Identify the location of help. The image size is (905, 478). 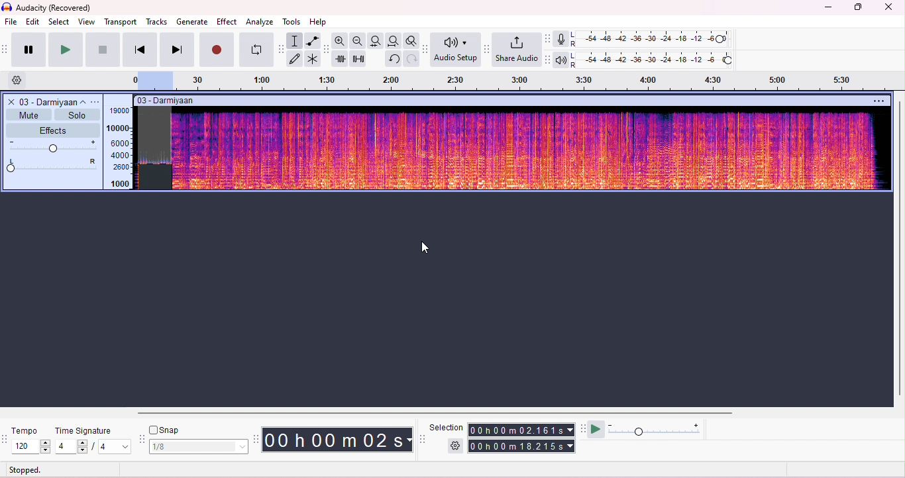
(319, 21).